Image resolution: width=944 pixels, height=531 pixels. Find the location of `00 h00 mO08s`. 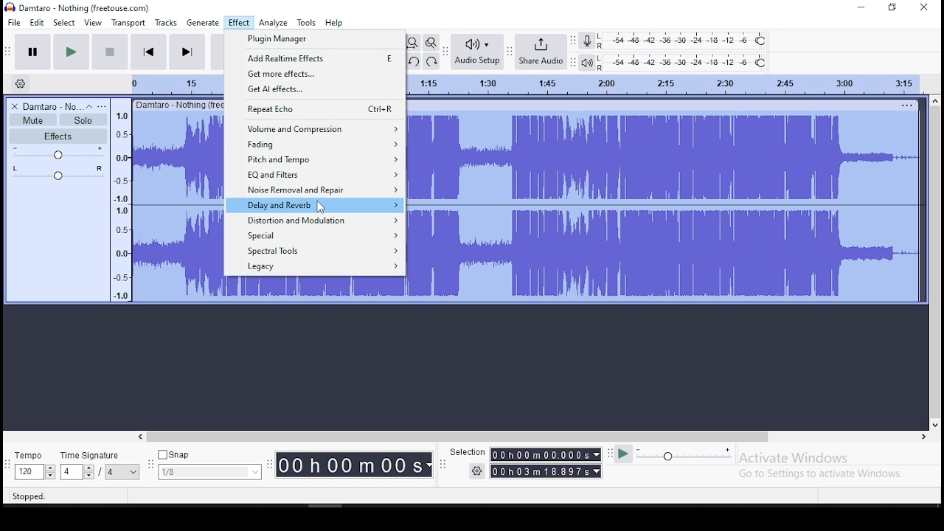

00 h00 mO08s is located at coordinates (349, 465).